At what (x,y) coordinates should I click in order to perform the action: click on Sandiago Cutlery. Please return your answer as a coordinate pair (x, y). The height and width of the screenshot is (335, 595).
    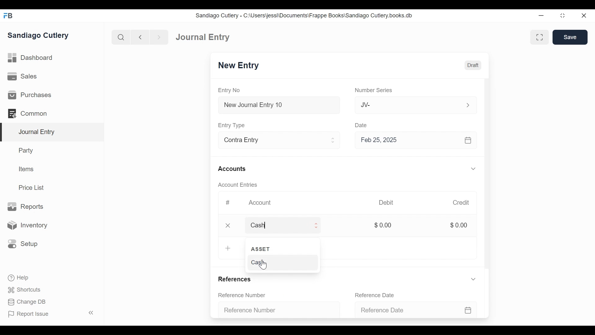
    Looking at the image, I should click on (38, 36).